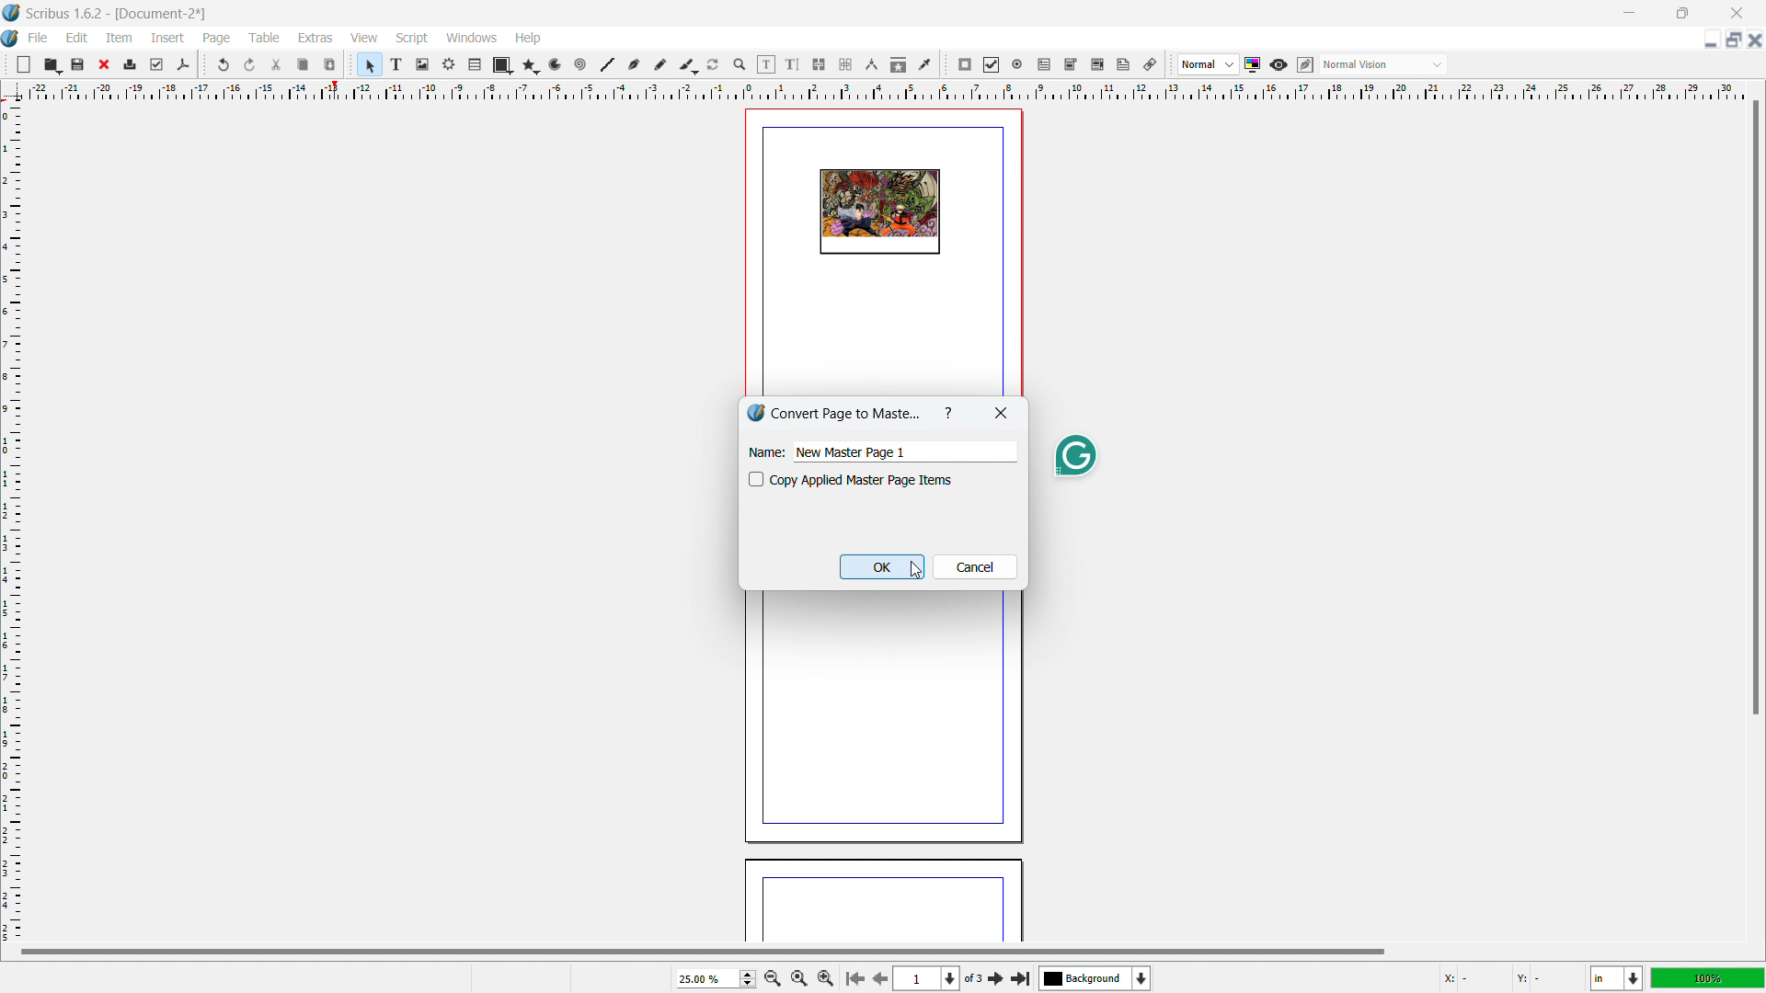 The width and height of the screenshot is (1766, 993). Describe the element at coordinates (119, 13) in the screenshot. I see `Scribus 1.6.2- [Document-2]` at that location.